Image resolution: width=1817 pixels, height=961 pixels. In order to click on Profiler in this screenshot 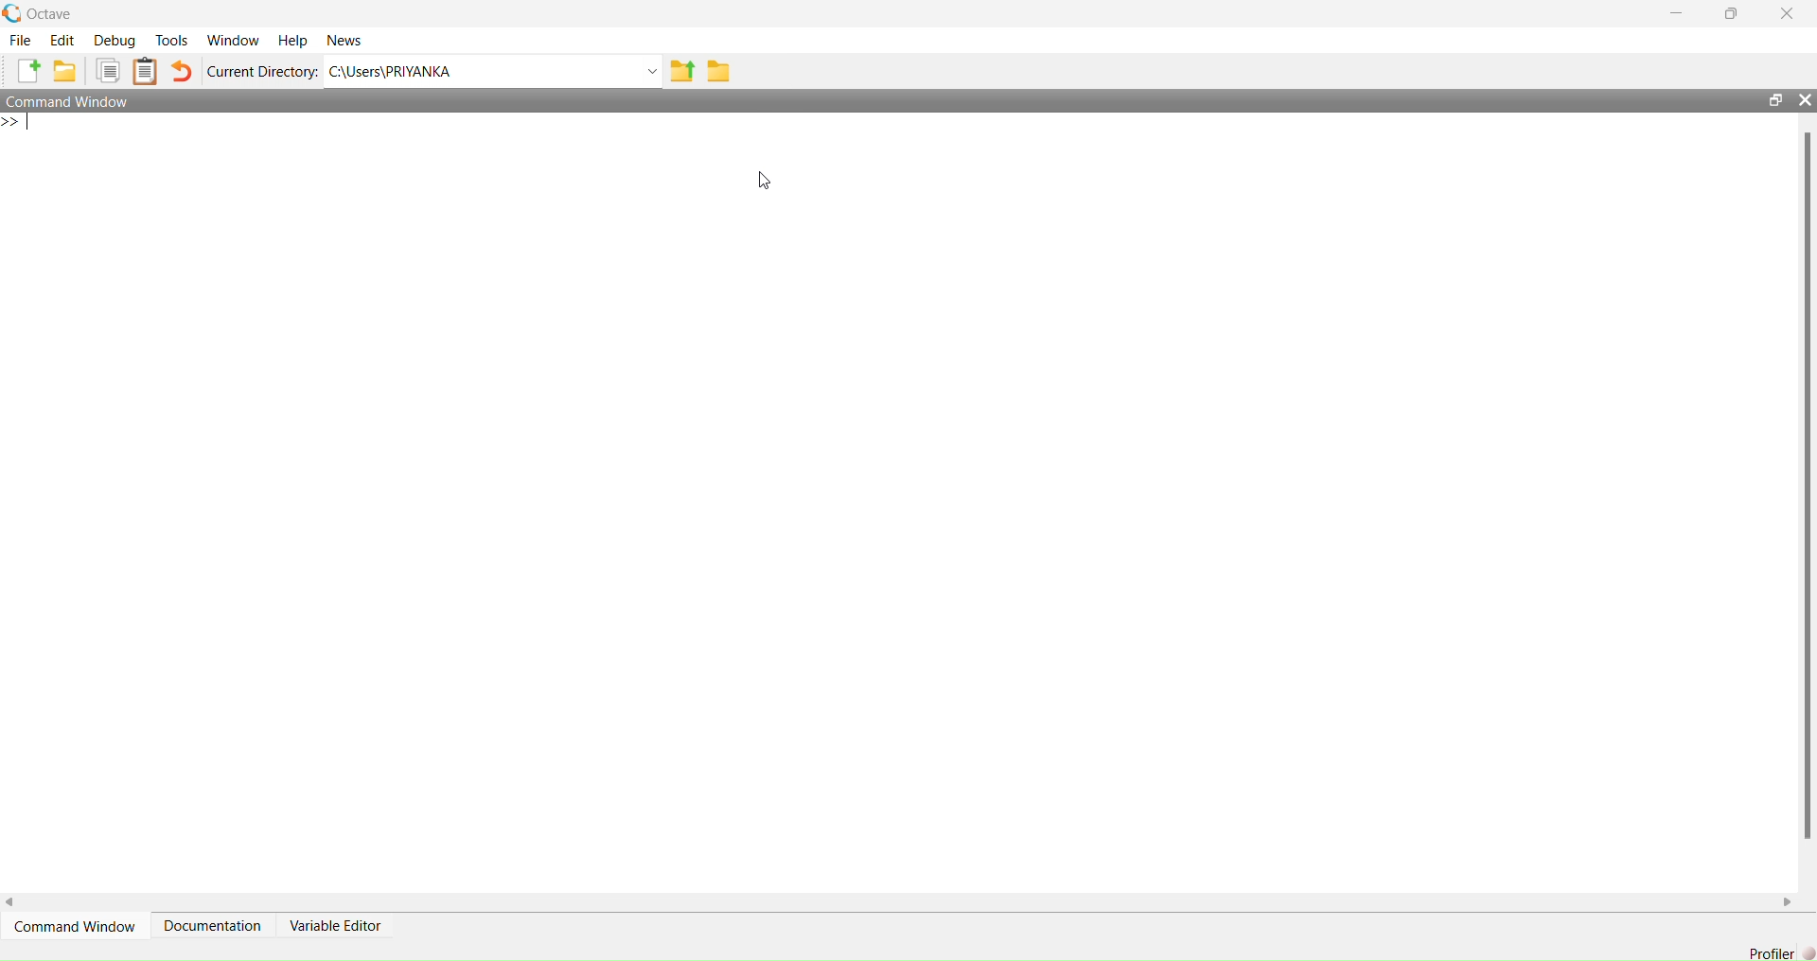, I will do `click(1772, 952)`.